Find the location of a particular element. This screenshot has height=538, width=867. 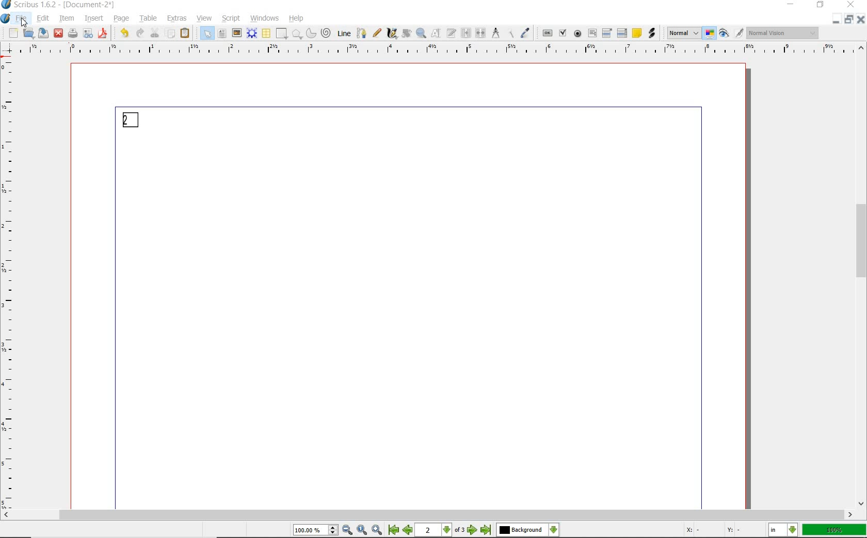

Zoom 100.00% is located at coordinates (314, 531).